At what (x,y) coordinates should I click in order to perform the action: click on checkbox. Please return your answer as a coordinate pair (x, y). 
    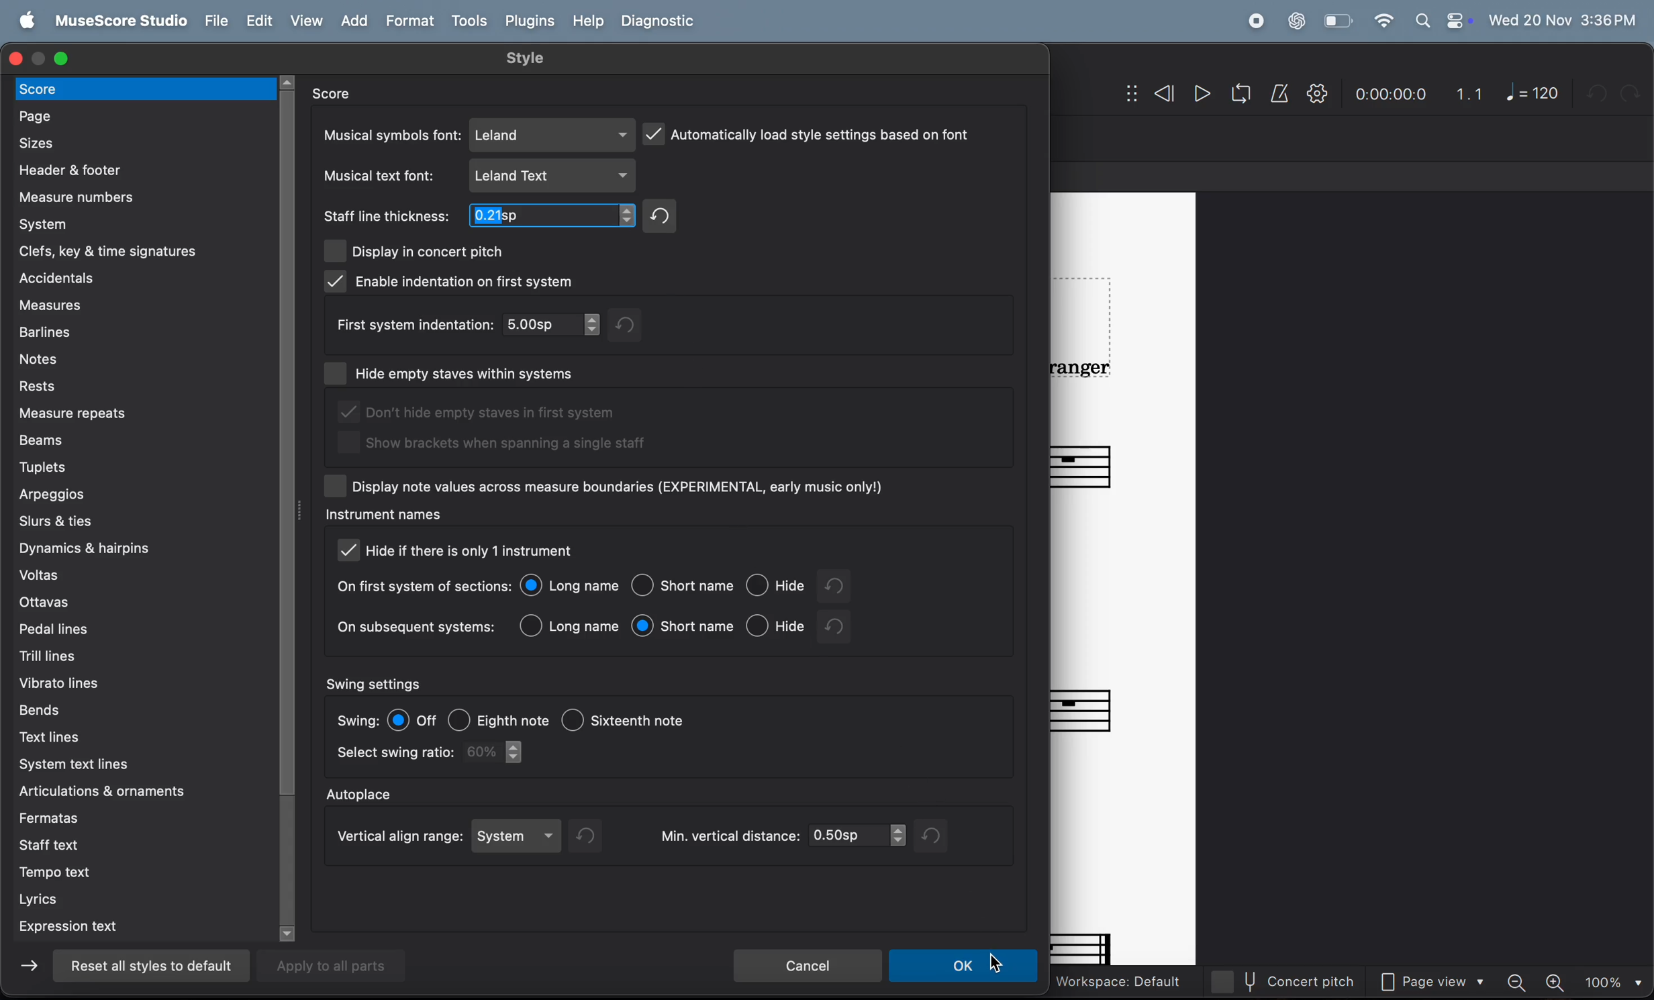
    Looking at the image, I should click on (336, 485).